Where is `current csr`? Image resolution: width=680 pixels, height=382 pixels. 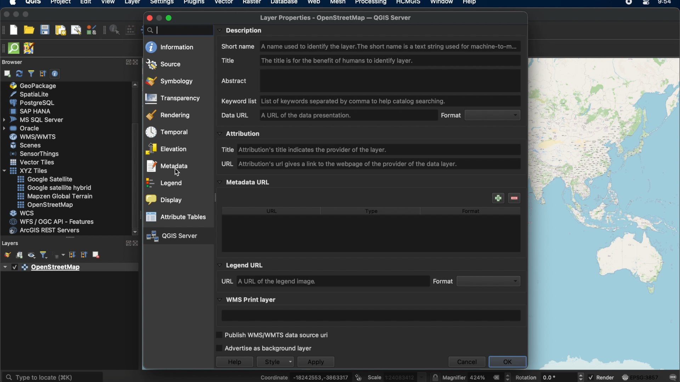
current csr is located at coordinates (641, 377).